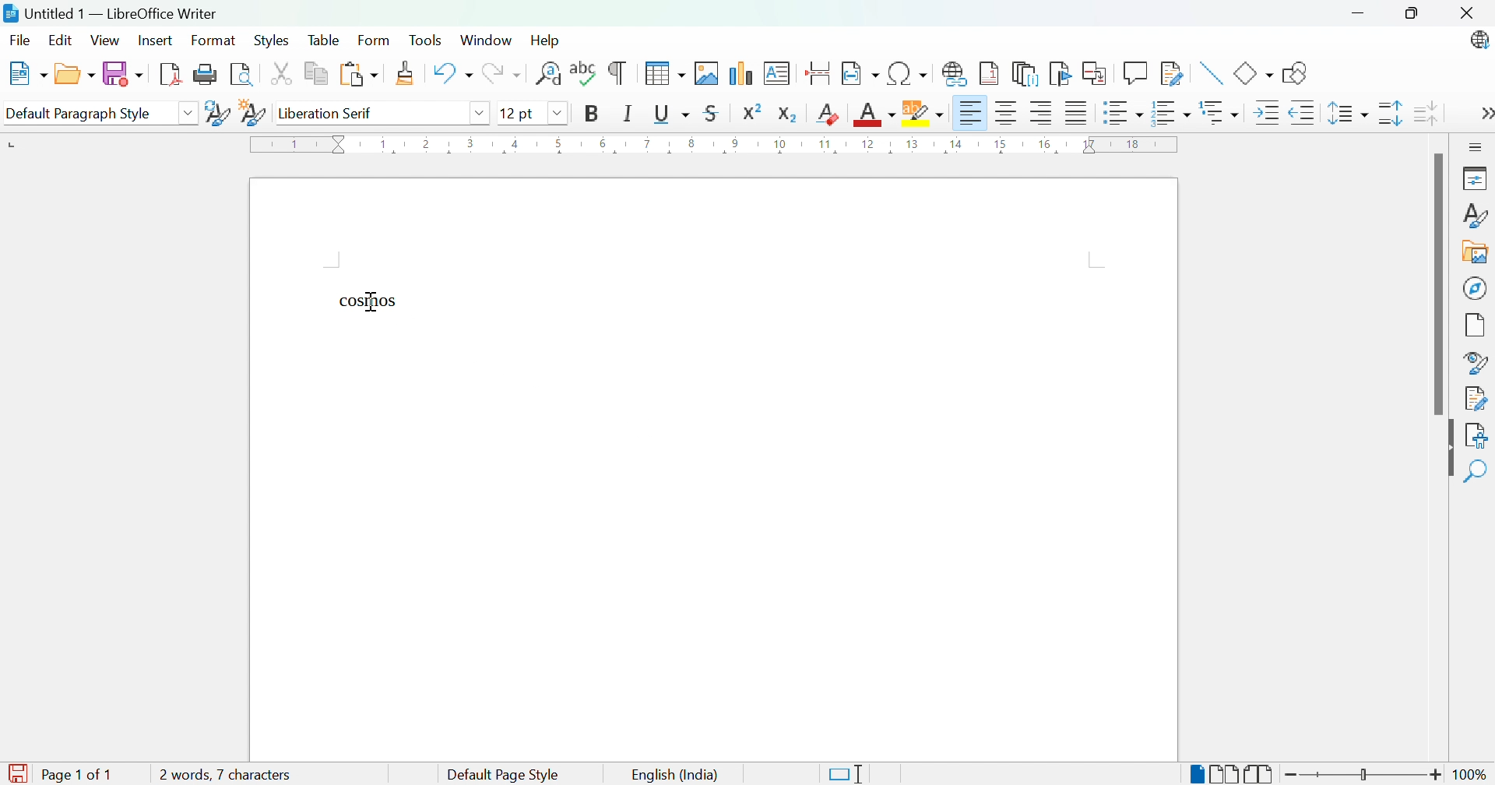  What do you see at coordinates (326, 40) in the screenshot?
I see `Table` at bounding box center [326, 40].